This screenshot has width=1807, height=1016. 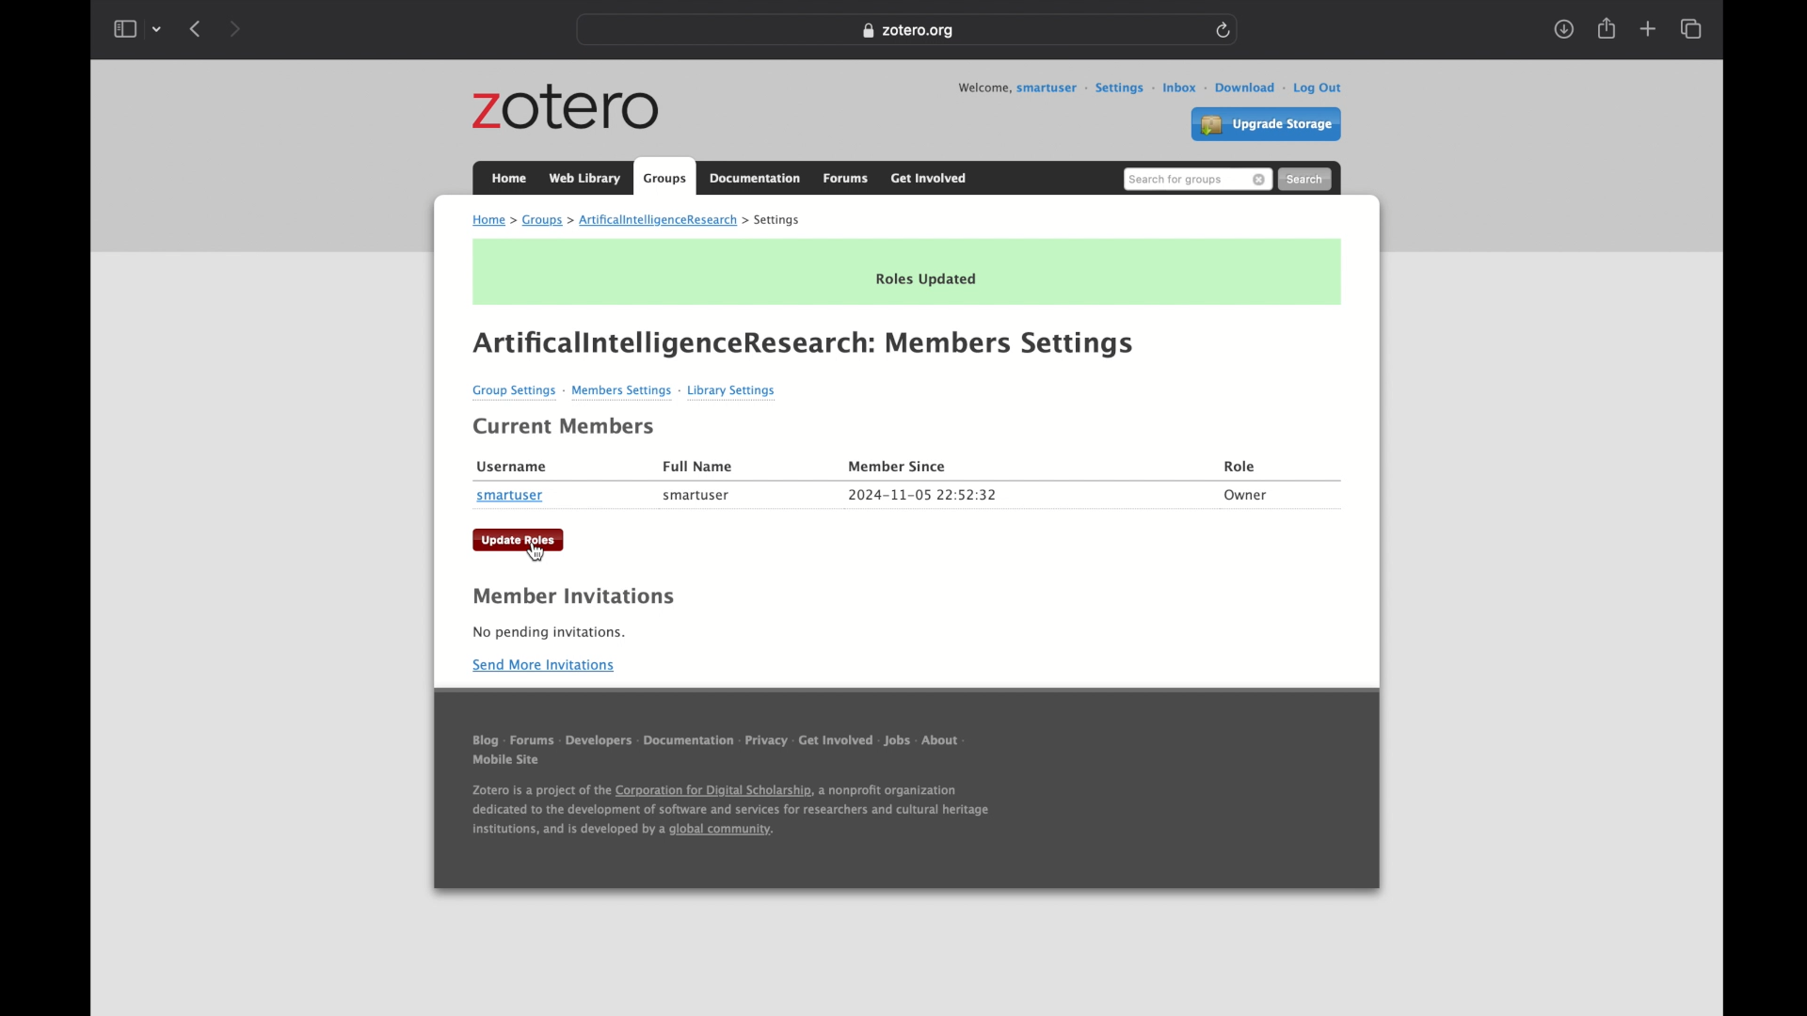 I want to click on ArtificalintelligenceResearch: Members Settings, so click(x=844, y=344).